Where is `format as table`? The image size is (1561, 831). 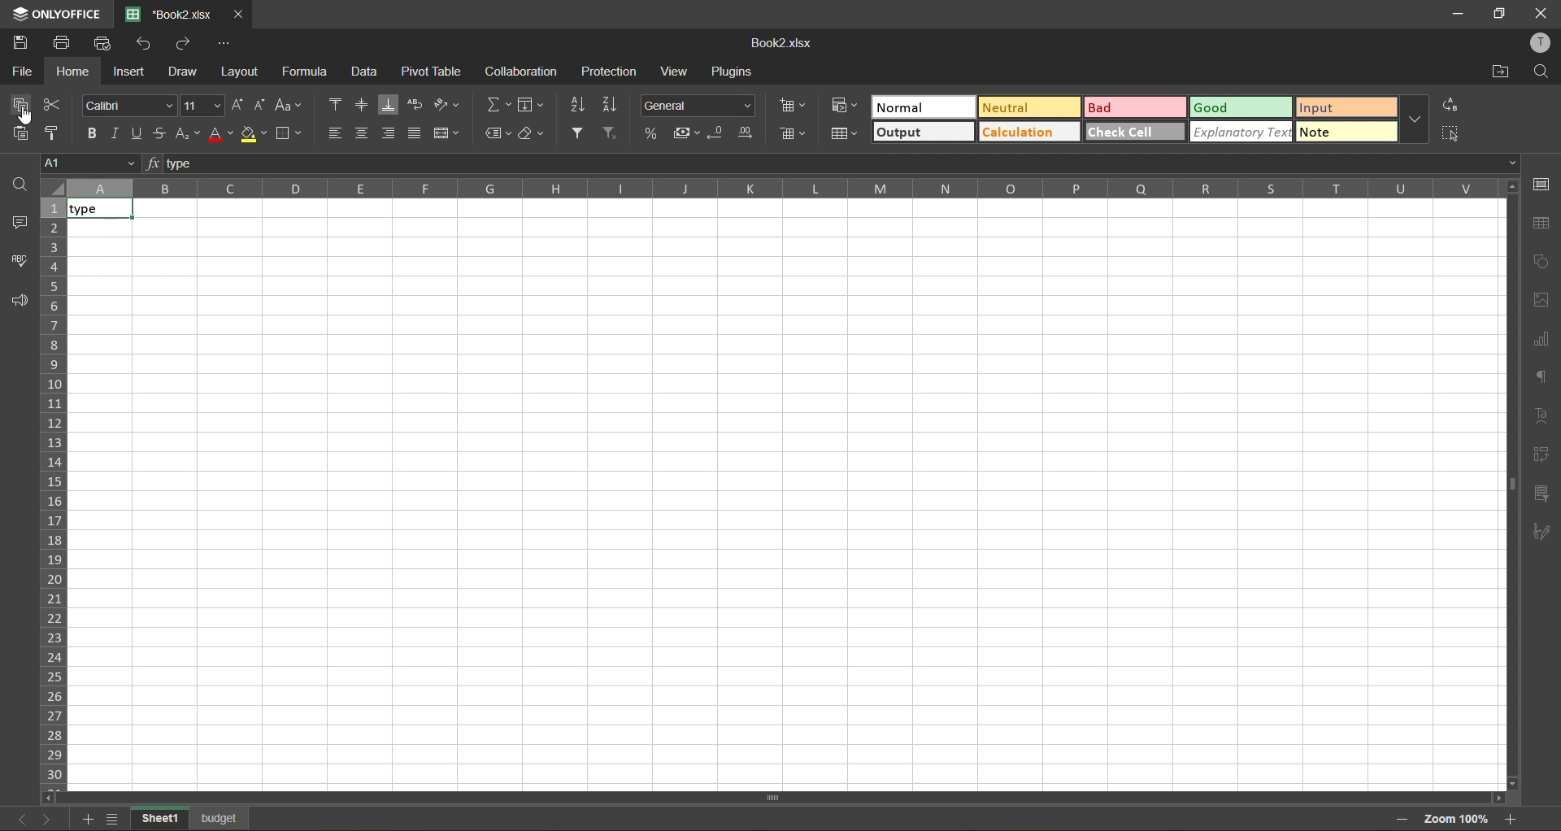 format as table is located at coordinates (844, 134).